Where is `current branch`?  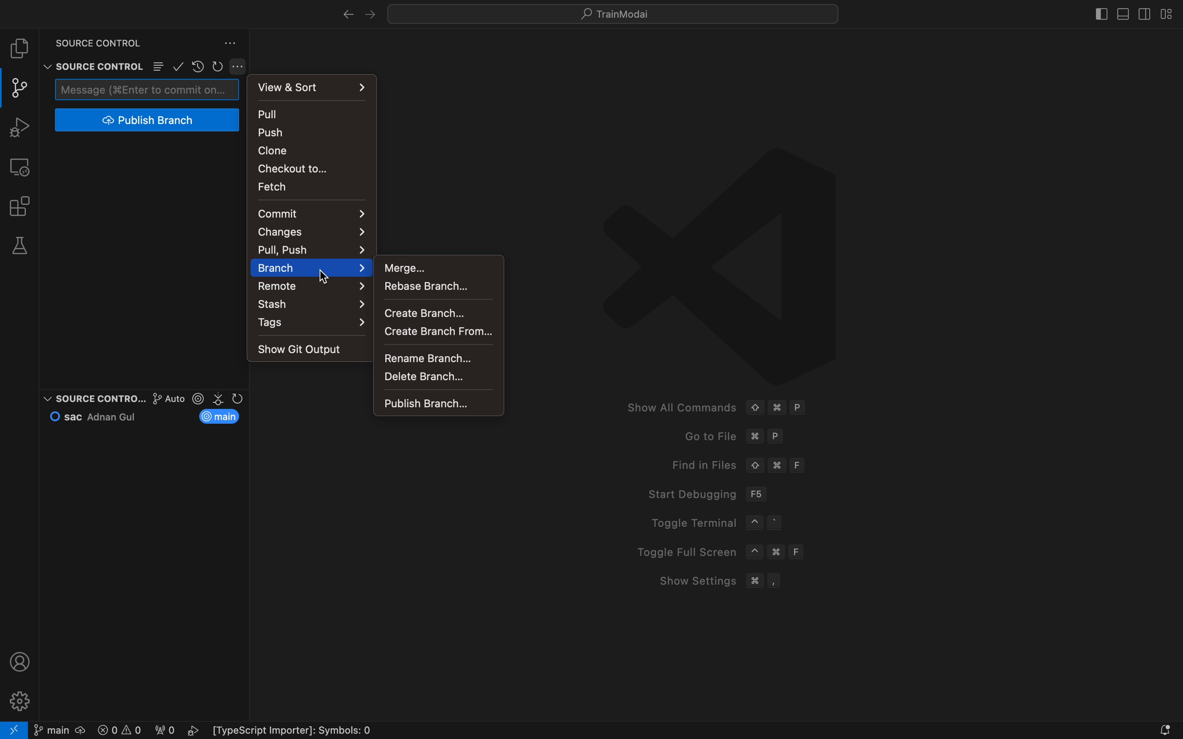 current branch is located at coordinates (222, 416).